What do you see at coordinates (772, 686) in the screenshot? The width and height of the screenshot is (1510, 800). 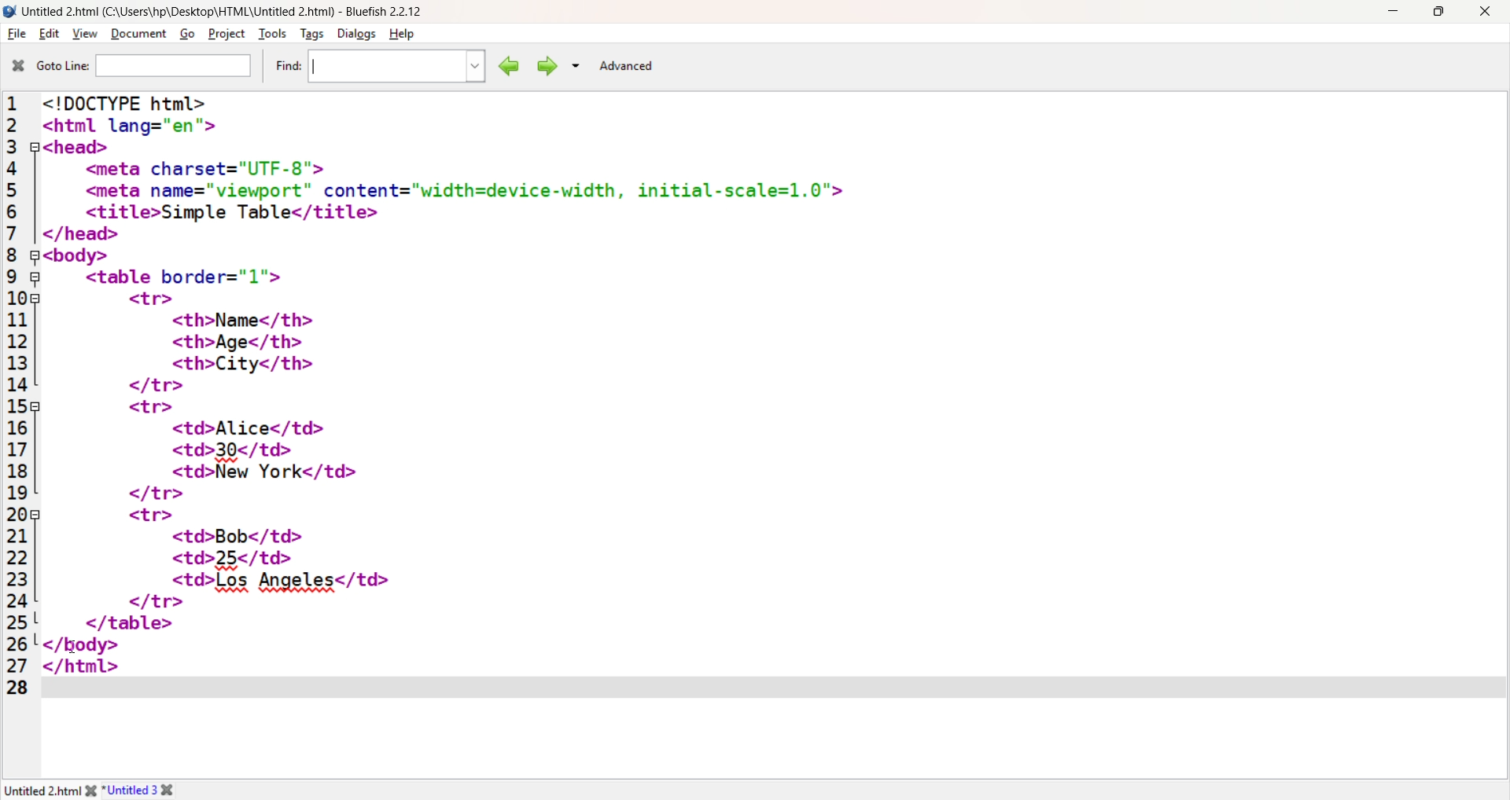 I see `Enter Text` at bounding box center [772, 686].